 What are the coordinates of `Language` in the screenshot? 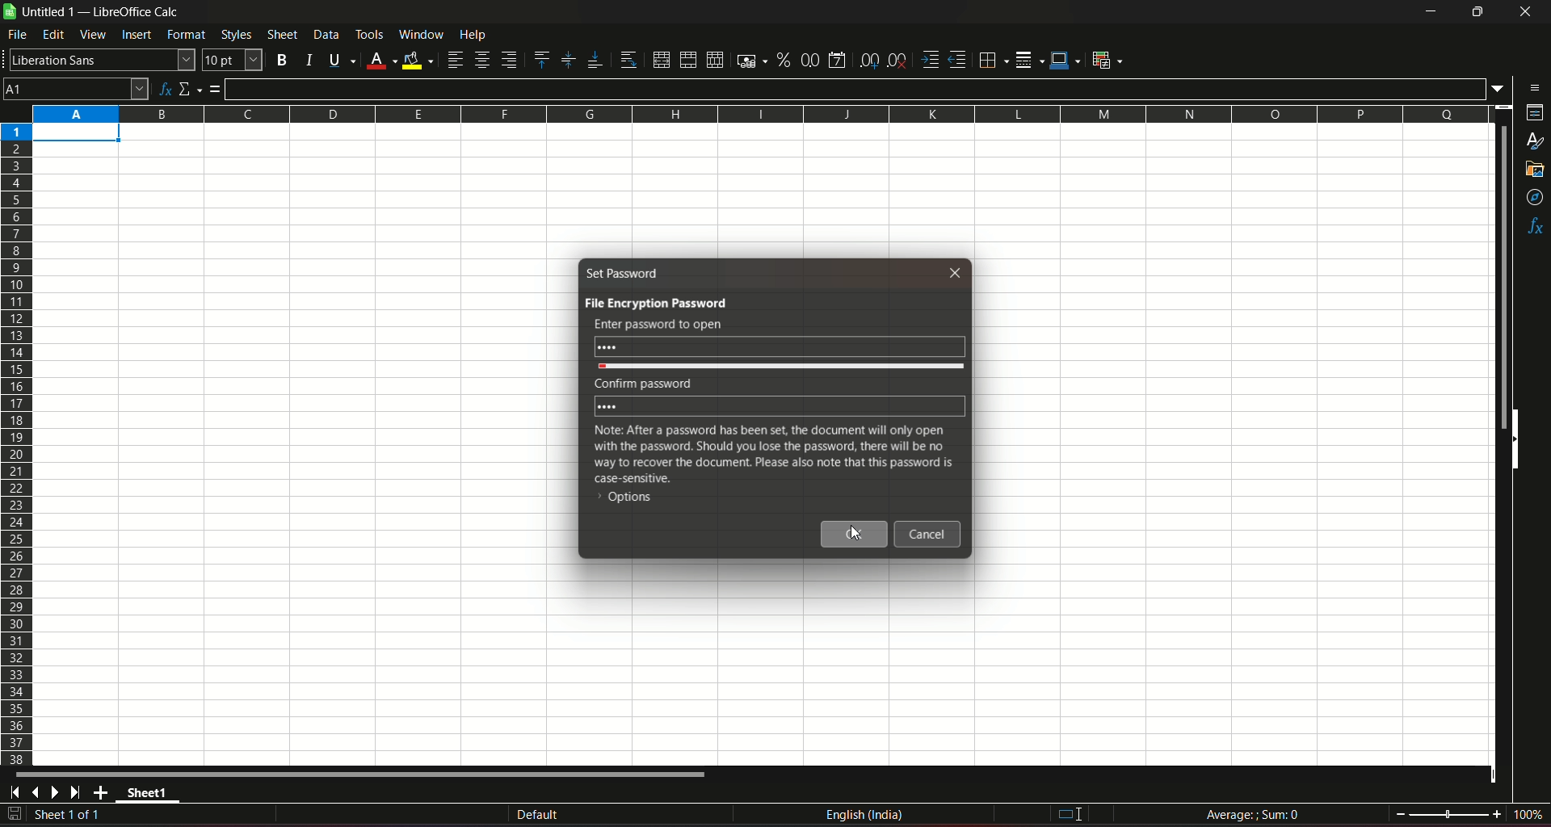 It's located at (866, 815).